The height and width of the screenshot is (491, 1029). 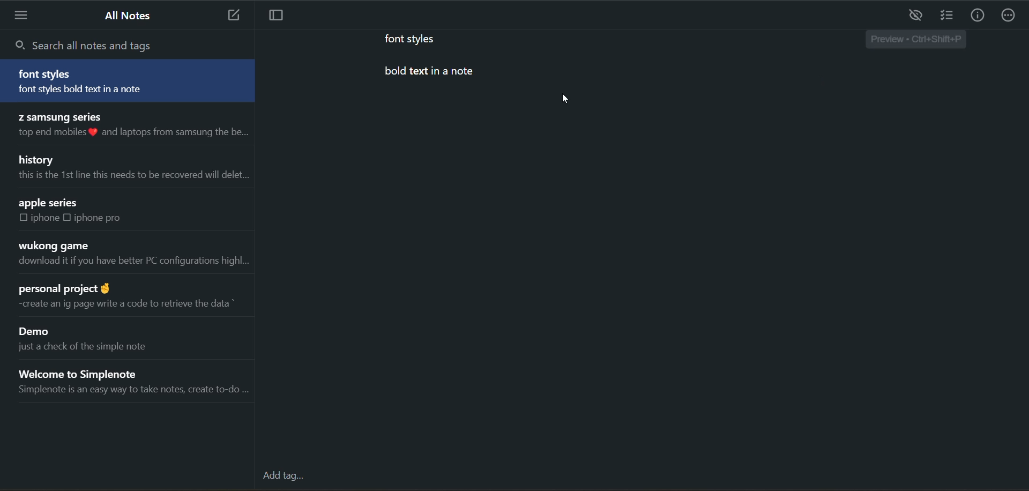 I want to click on preview, so click(x=917, y=16).